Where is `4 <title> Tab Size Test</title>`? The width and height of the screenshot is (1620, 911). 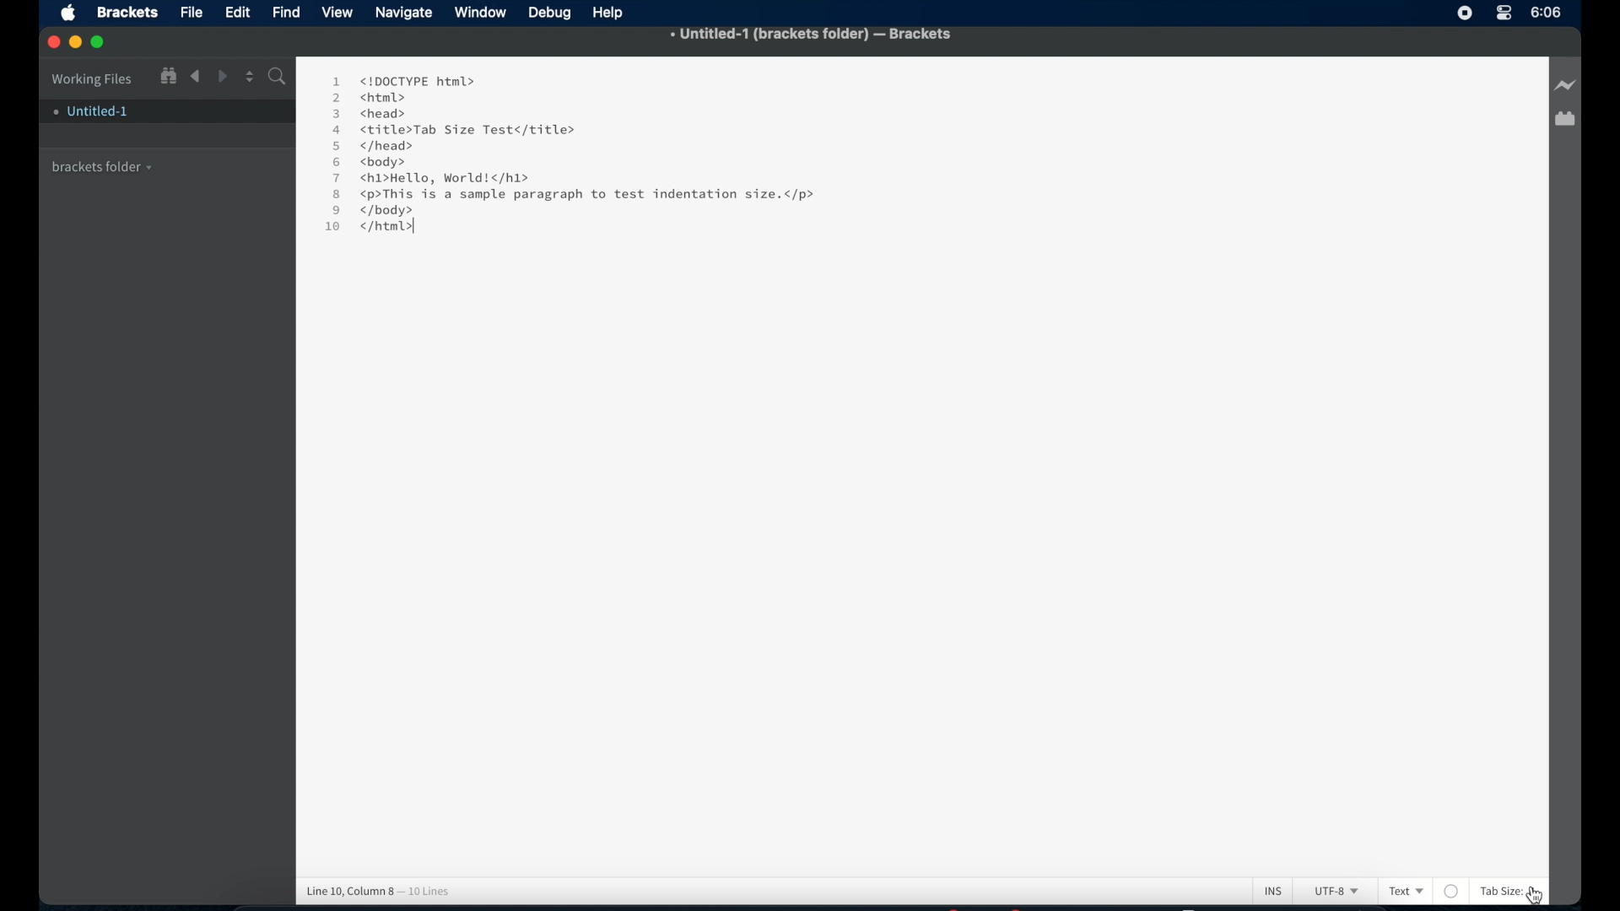 4 <title> Tab Size Test</title> is located at coordinates (452, 130).